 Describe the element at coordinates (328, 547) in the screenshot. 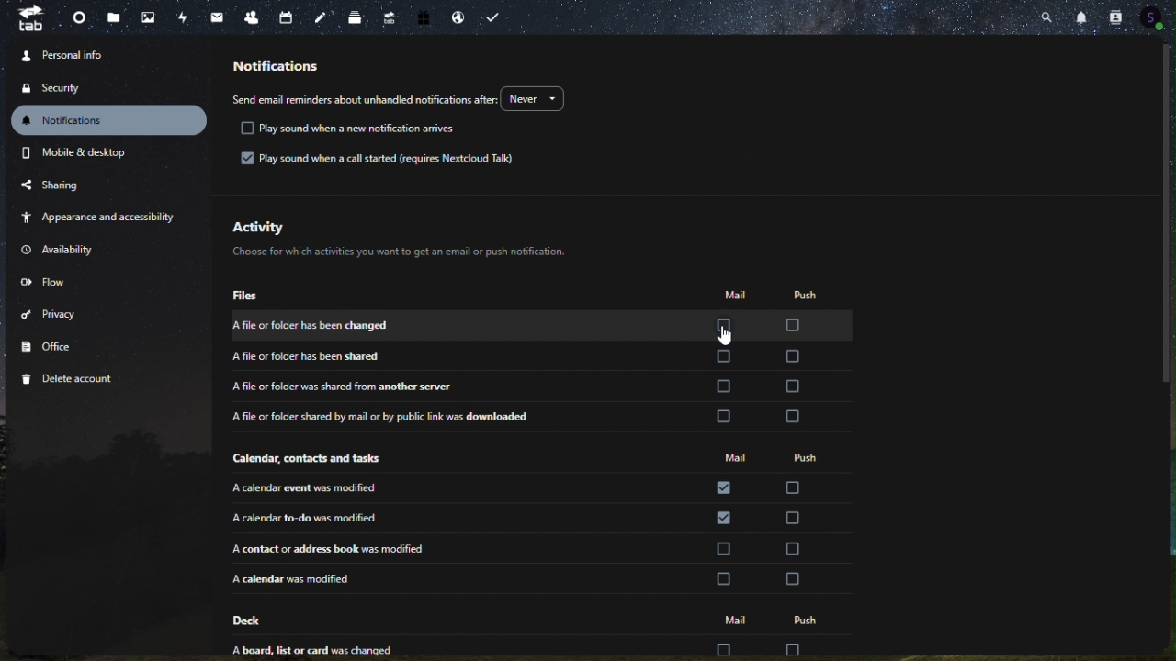

I see `a contact or address book was modified` at that location.